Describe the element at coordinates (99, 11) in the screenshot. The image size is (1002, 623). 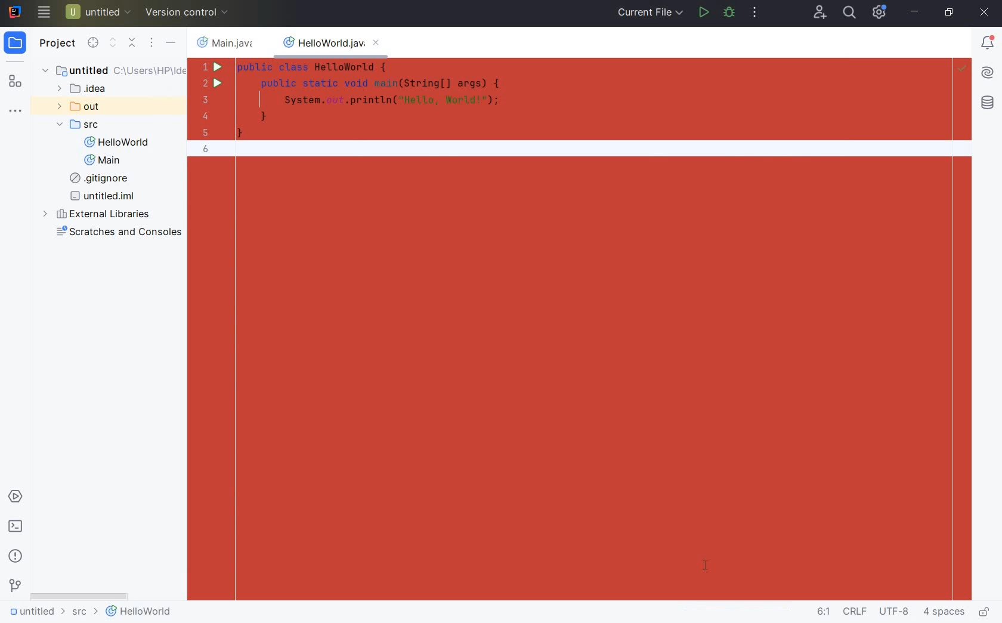
I see `untitled project file` at that location.